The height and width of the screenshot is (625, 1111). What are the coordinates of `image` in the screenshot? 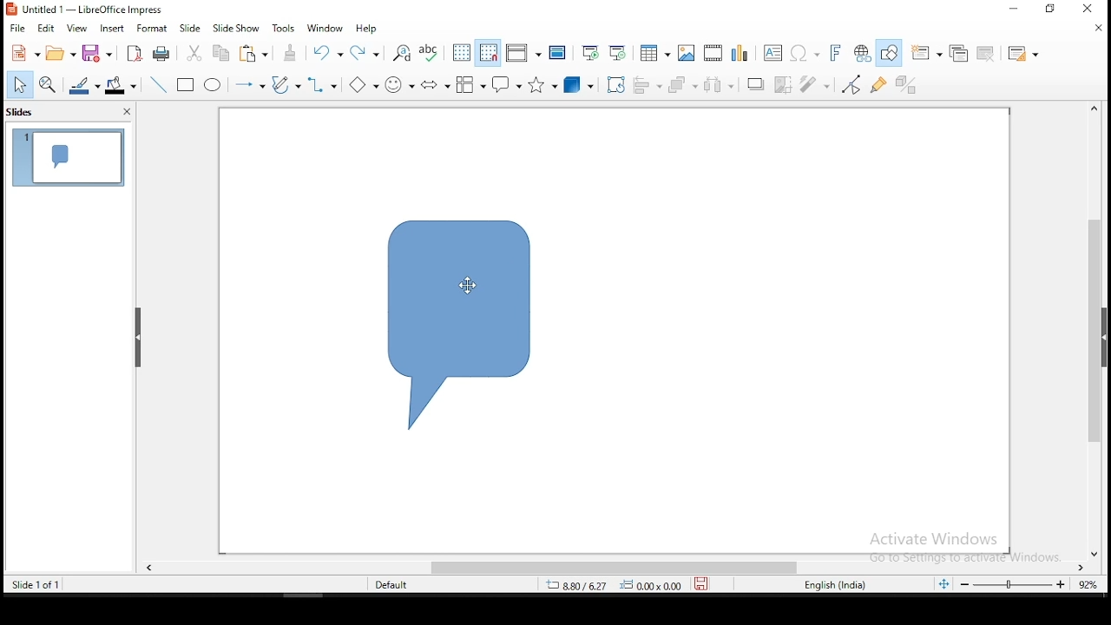 It's located at (685, 53).